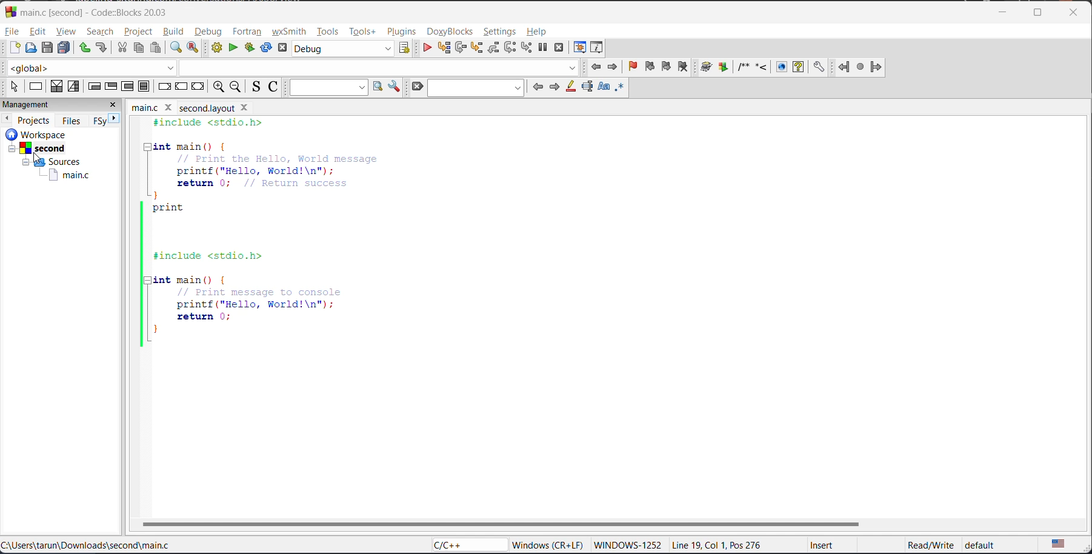 This screenshot has height=554, width=1092. What do you see at coordinates (554, 88) in the screenshot?
I see `next` at bounding box center [554, 88].